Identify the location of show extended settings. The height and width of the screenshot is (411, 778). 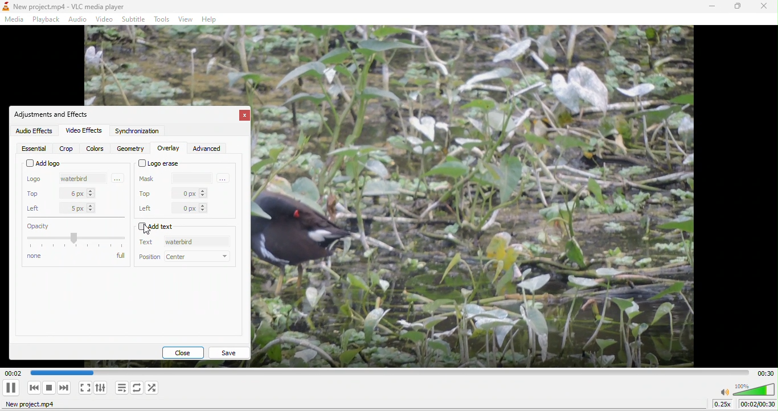
(103, 388).